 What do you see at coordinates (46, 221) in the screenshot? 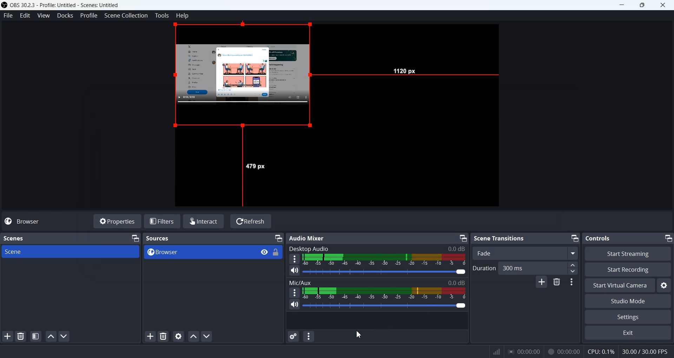
I see `Browser` at bounding box center [46, 221].